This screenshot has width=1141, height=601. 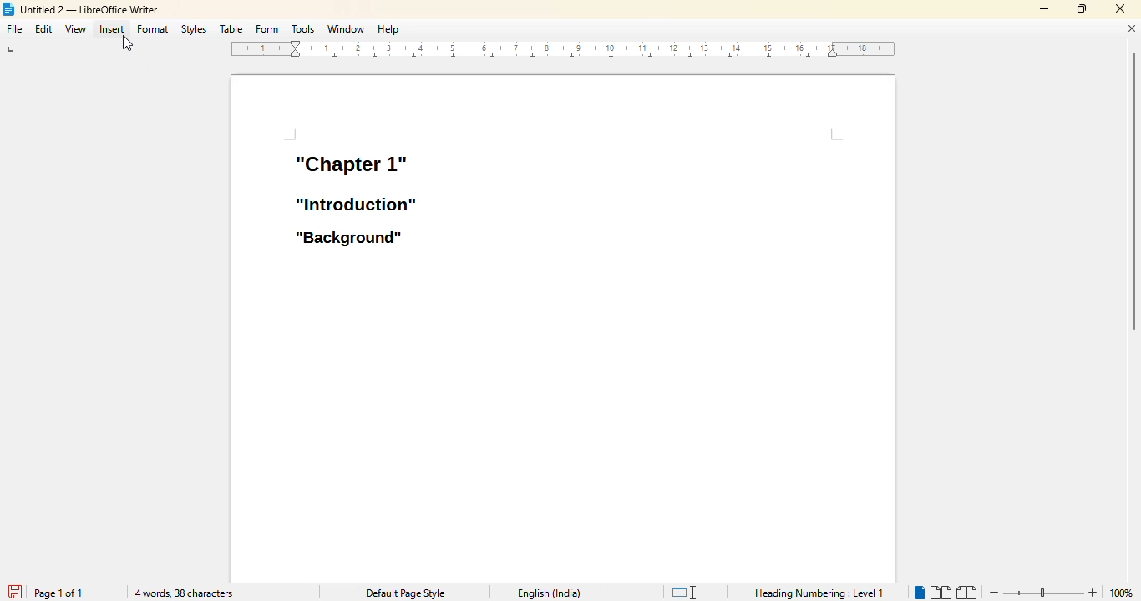 What do you see at coordinates (14, 28) in the screenshot?
I see `file` at bounding box center [14, 28].